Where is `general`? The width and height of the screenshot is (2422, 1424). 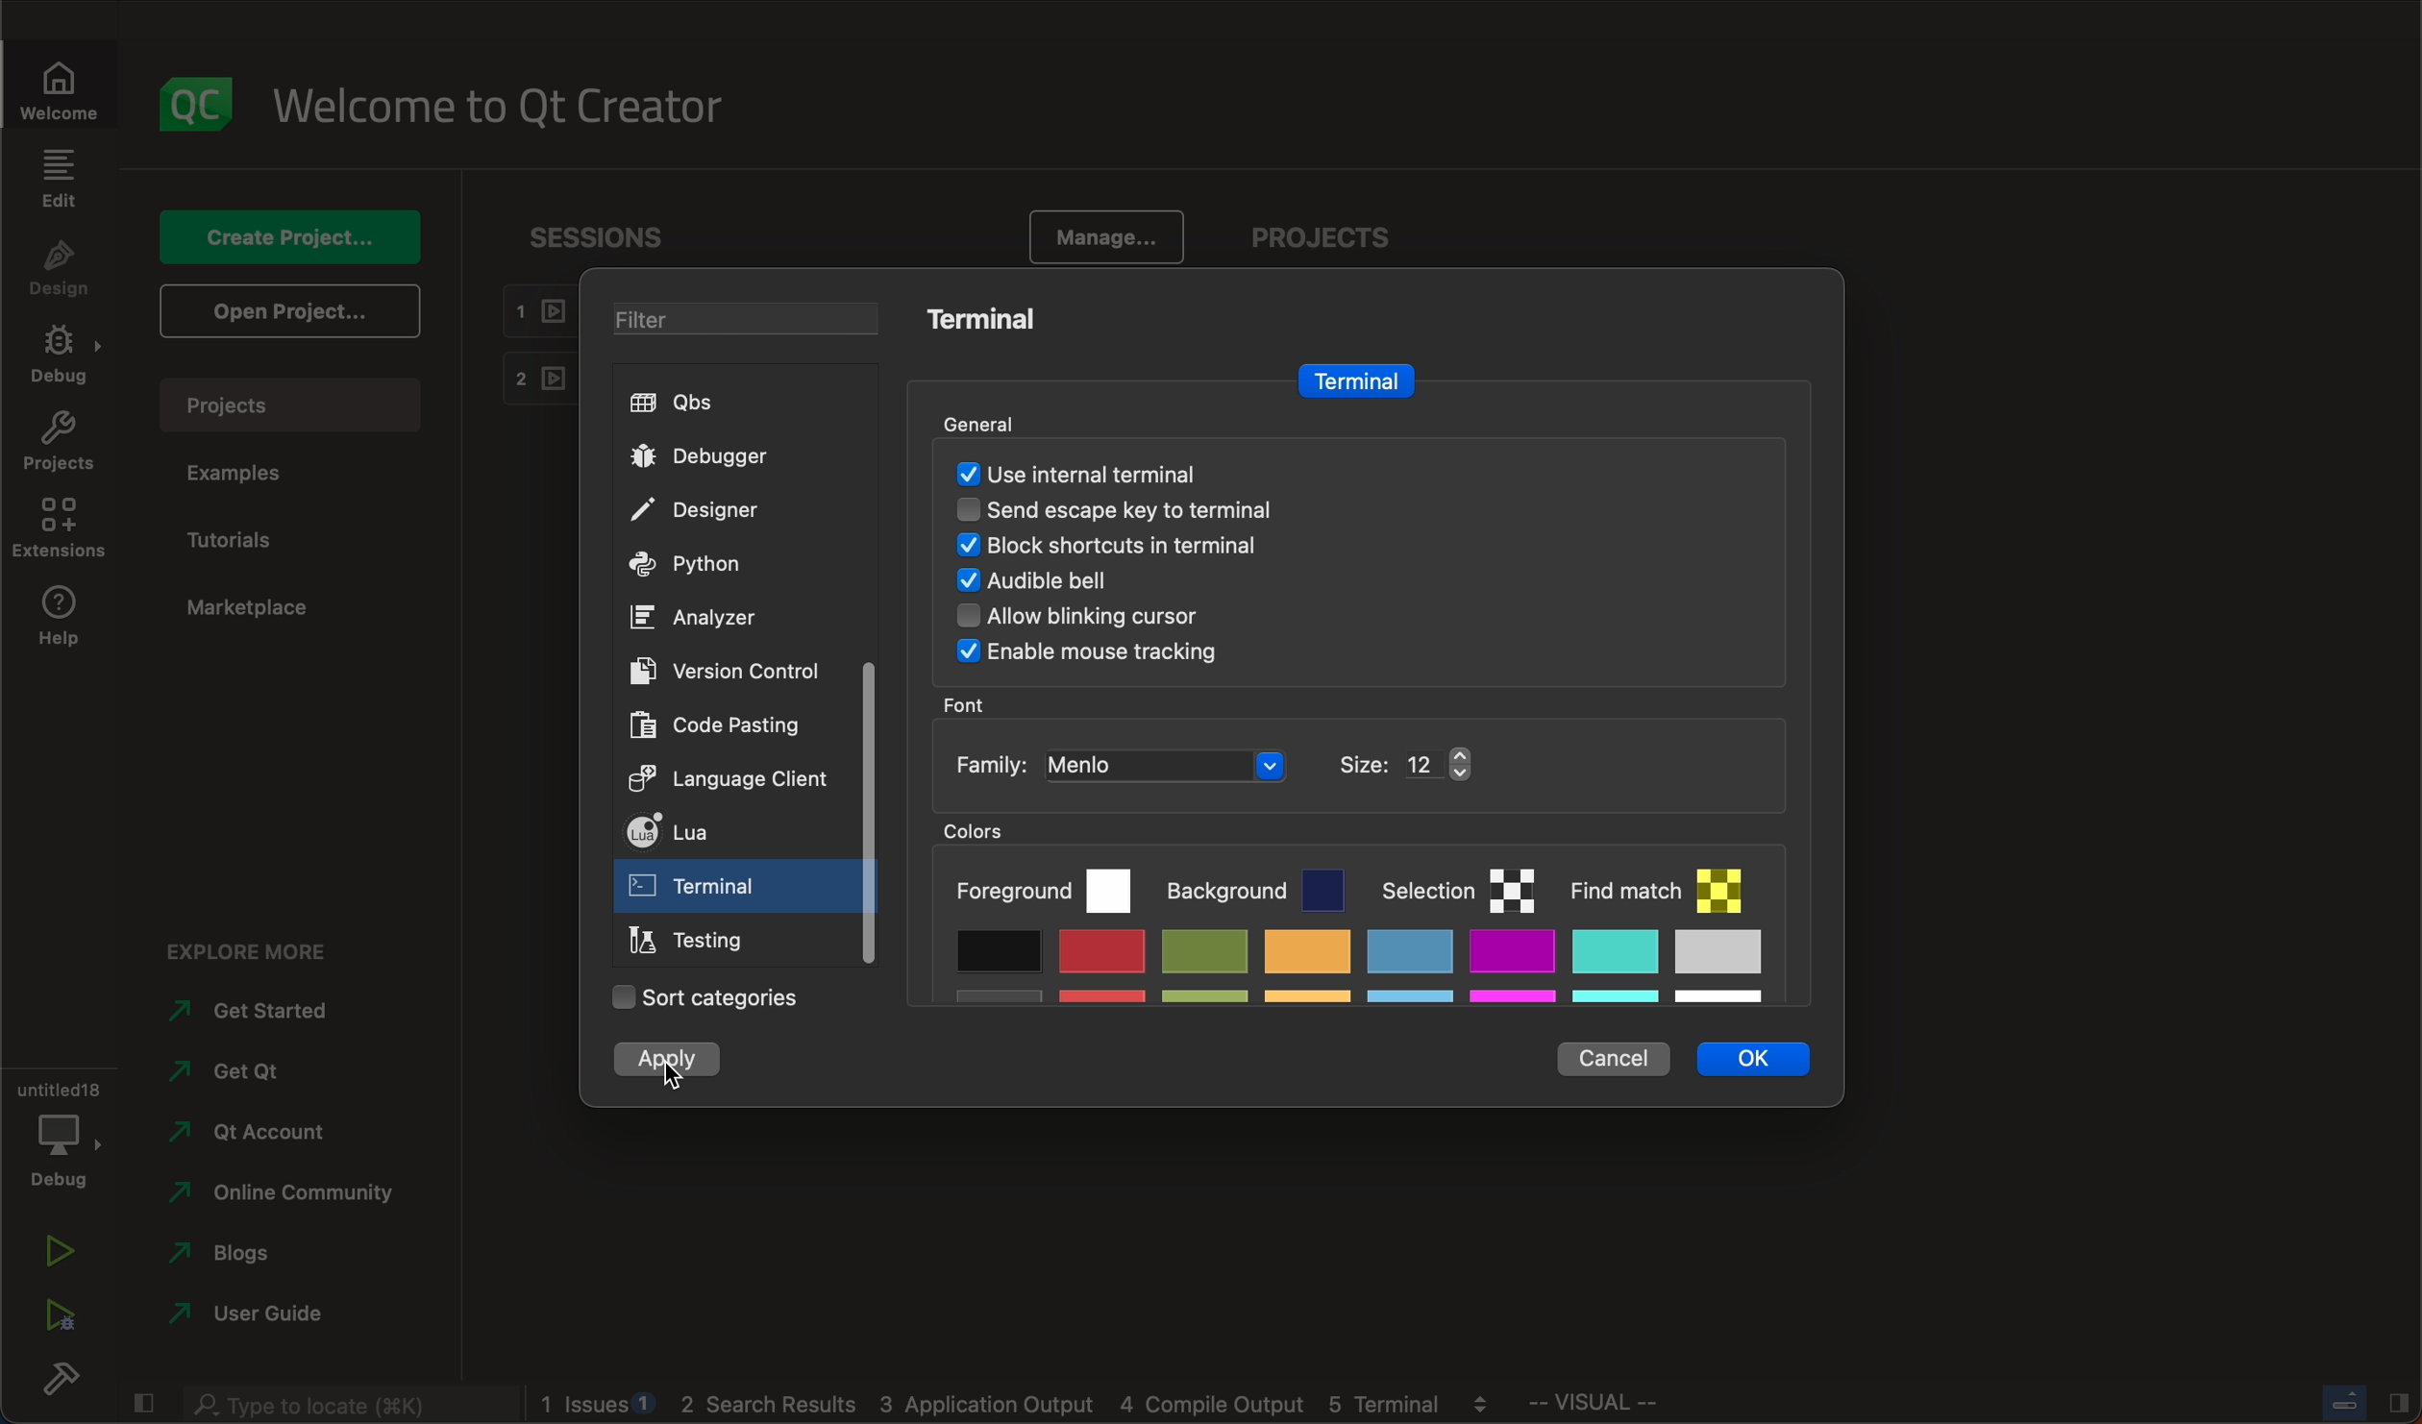
general is located at coordinates (995, 415).